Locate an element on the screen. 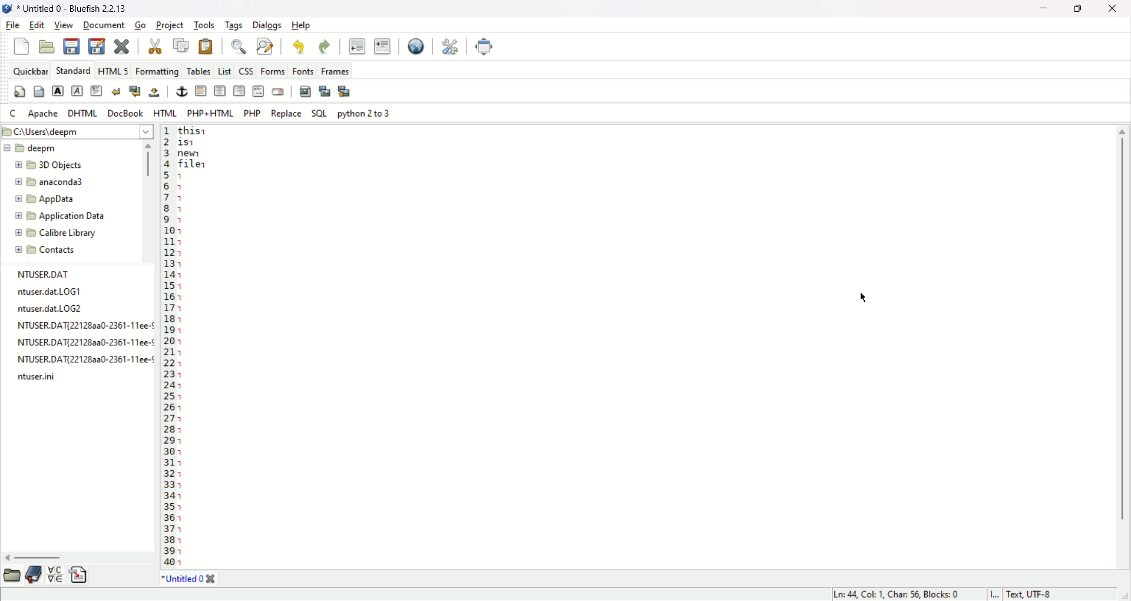 The height and width of the screenshot is (601, 1131). PHP+HTML is located at coordinates (210, 113).